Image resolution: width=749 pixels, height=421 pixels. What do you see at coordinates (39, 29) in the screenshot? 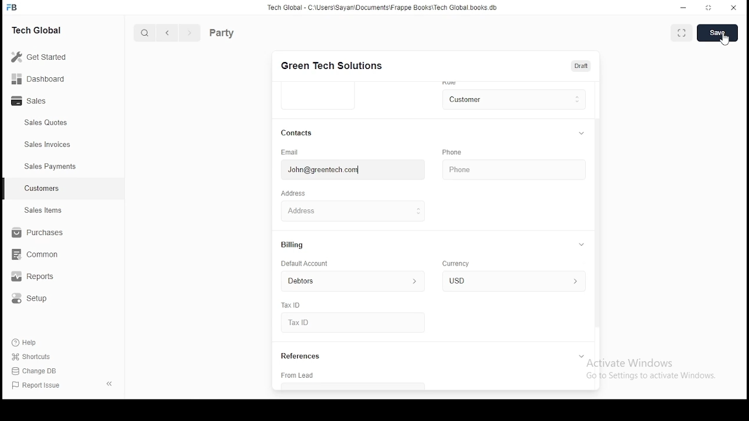
I see `tech global` at bounding box center [39, 29].